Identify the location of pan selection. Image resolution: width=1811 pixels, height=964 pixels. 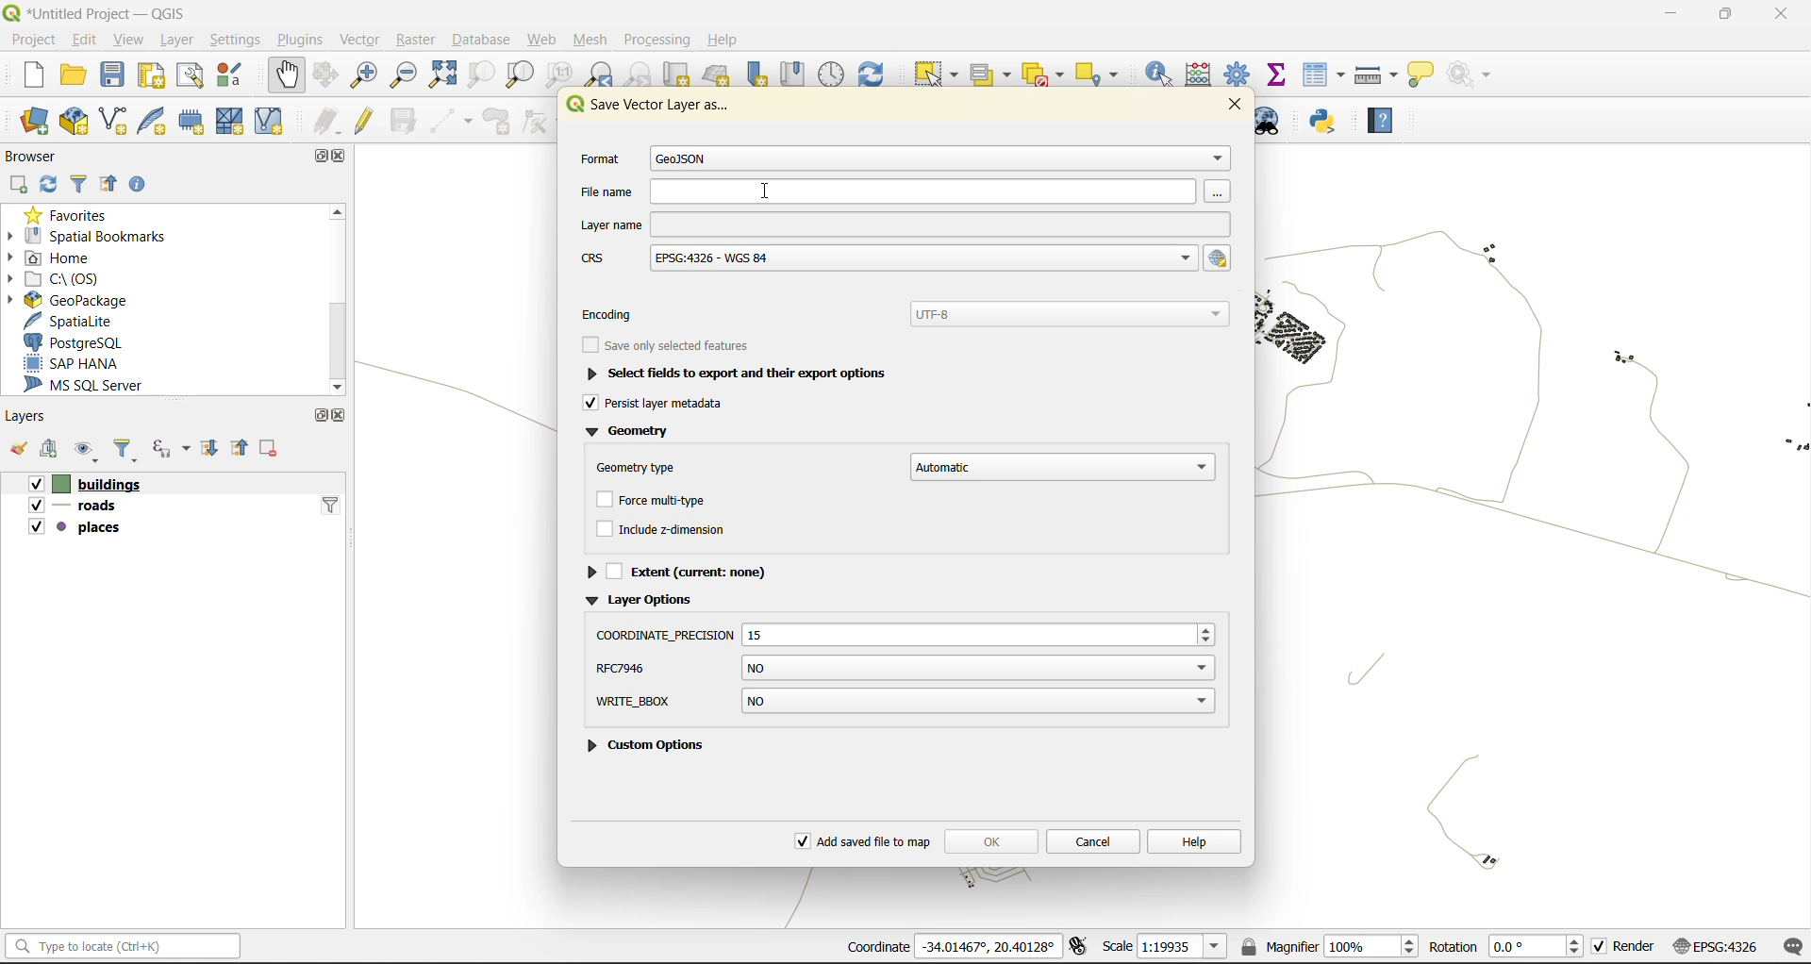
(326, 74).